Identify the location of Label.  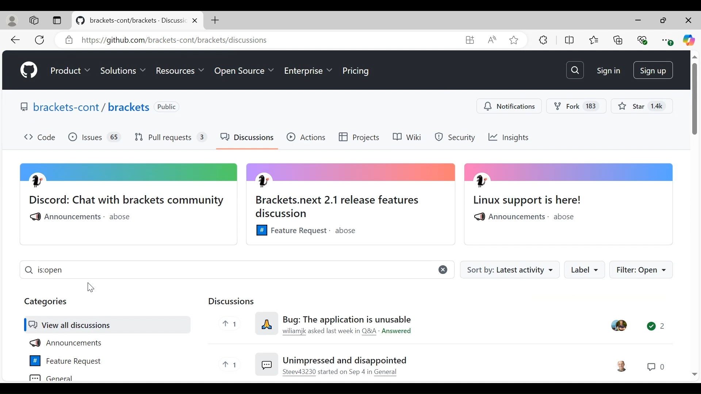
(585, 270).